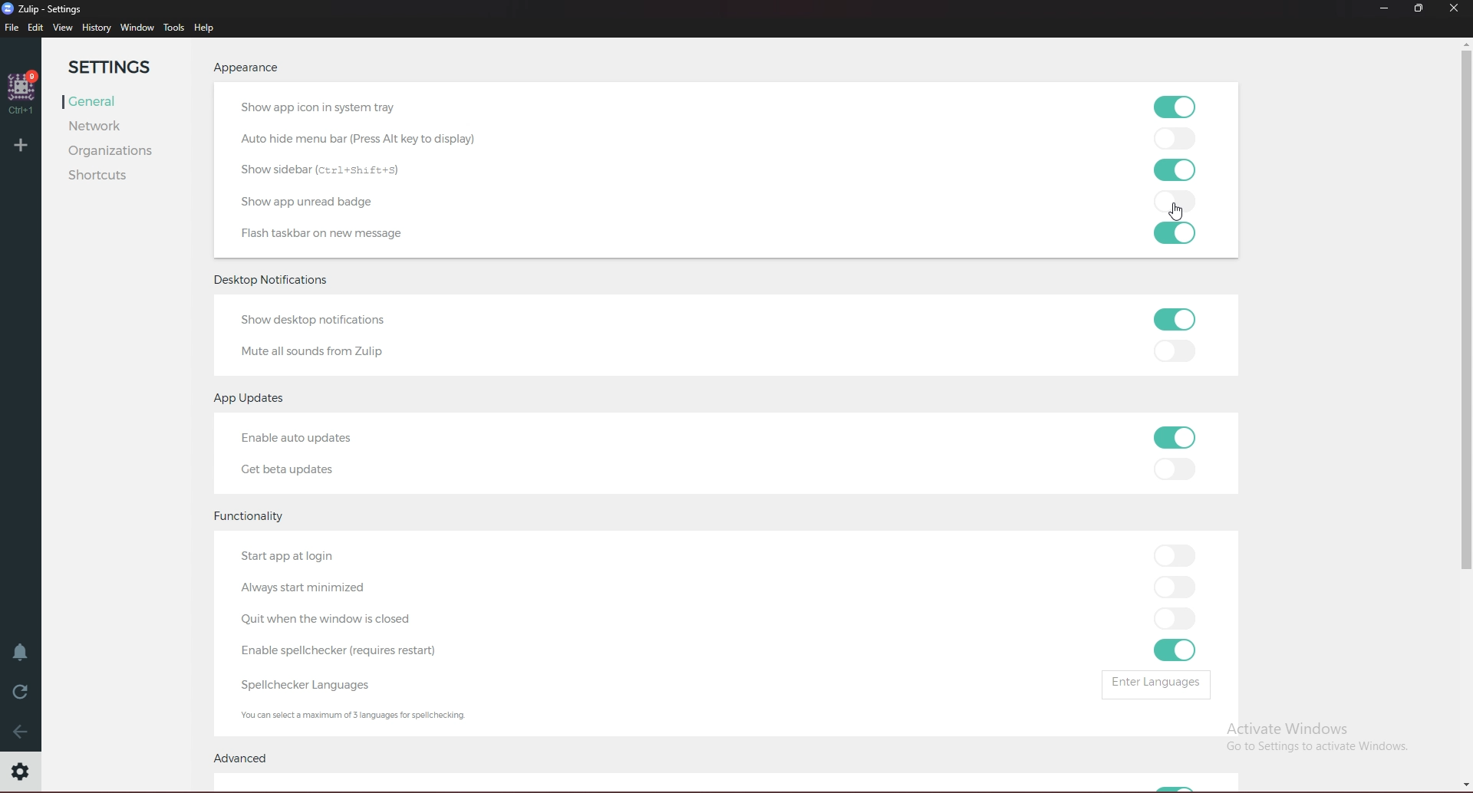  What do you see at coordinates (1175, 556) in the screenshot?
I see `toggle` at bounding box center [1175, 556].